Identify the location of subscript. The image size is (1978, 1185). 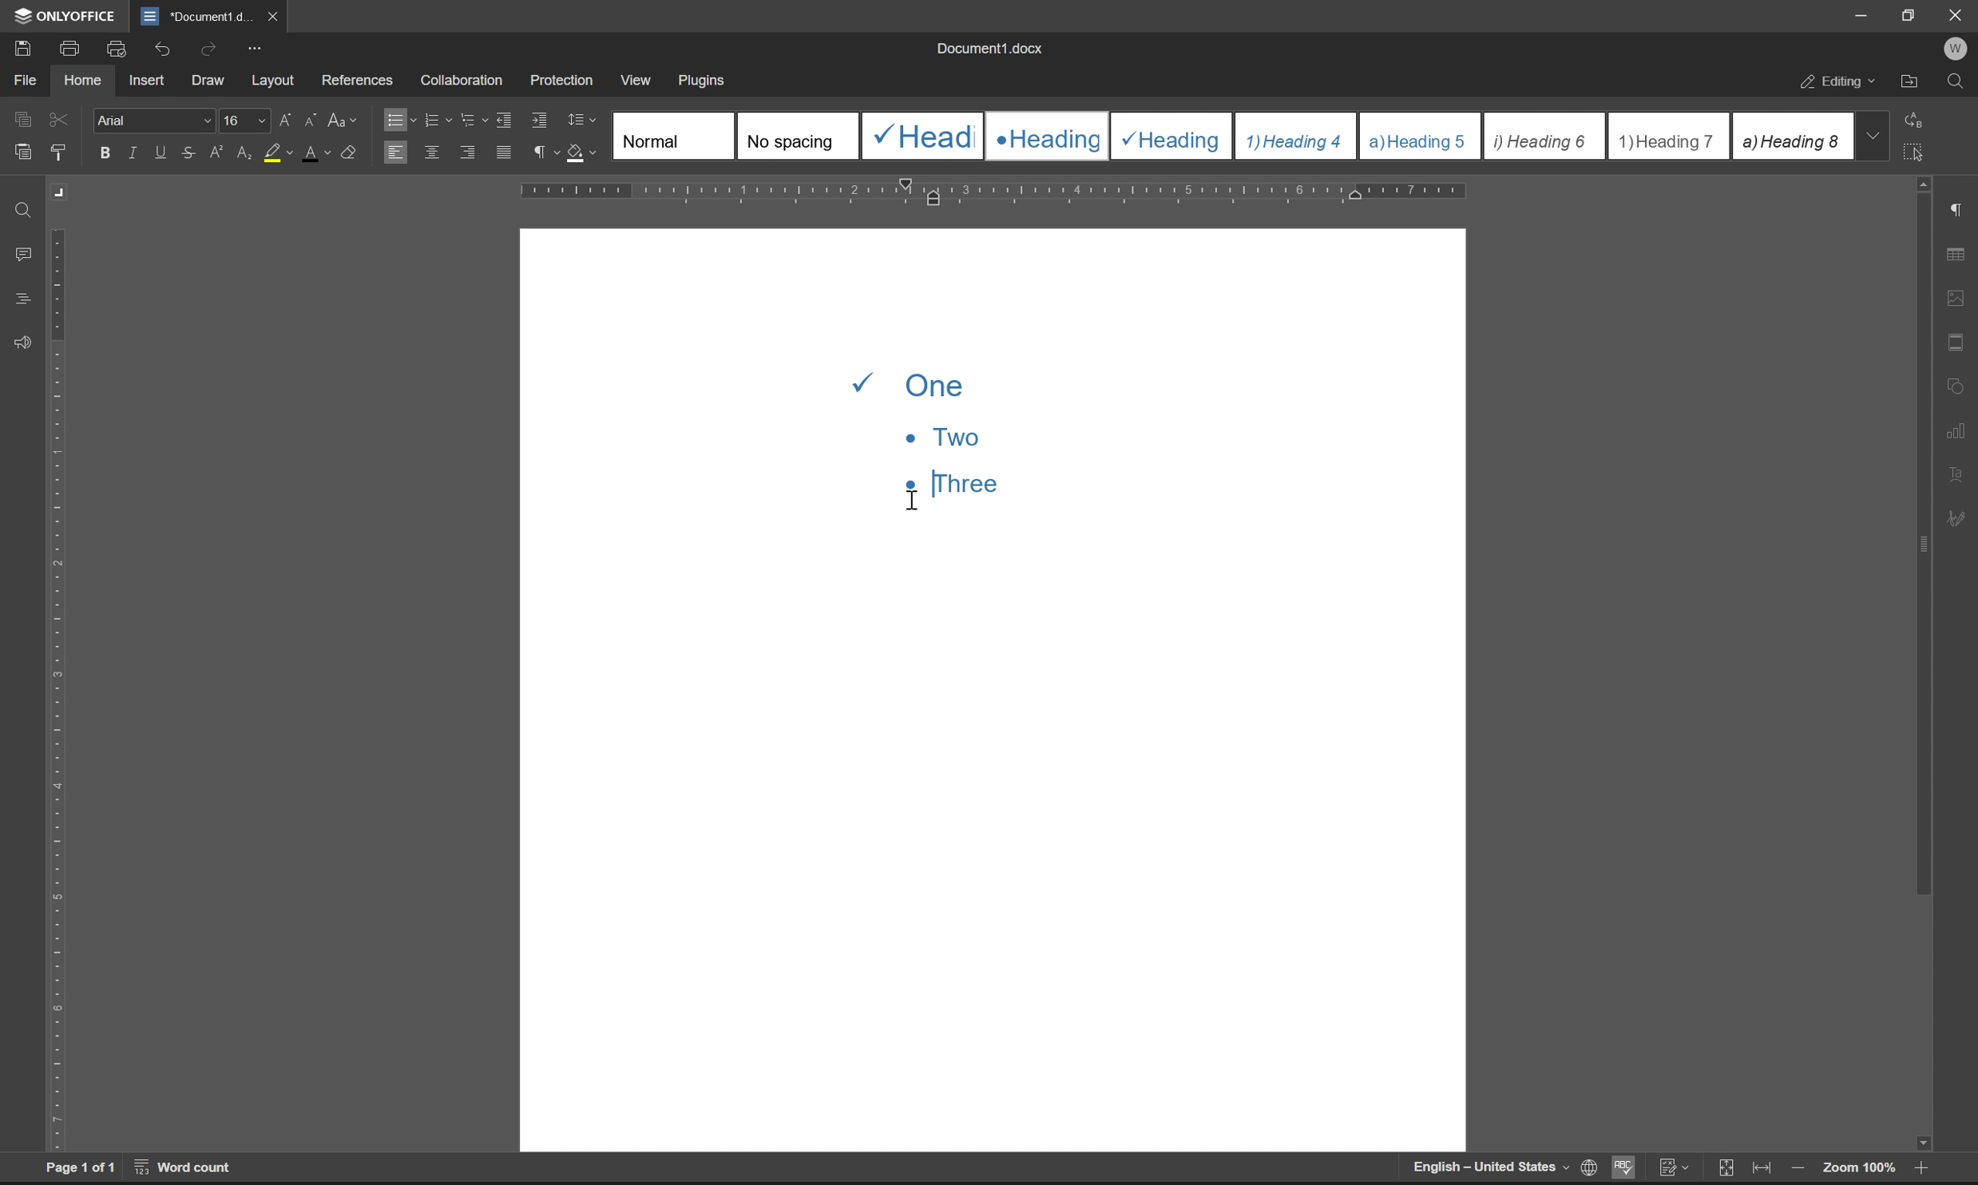
(246, 150).